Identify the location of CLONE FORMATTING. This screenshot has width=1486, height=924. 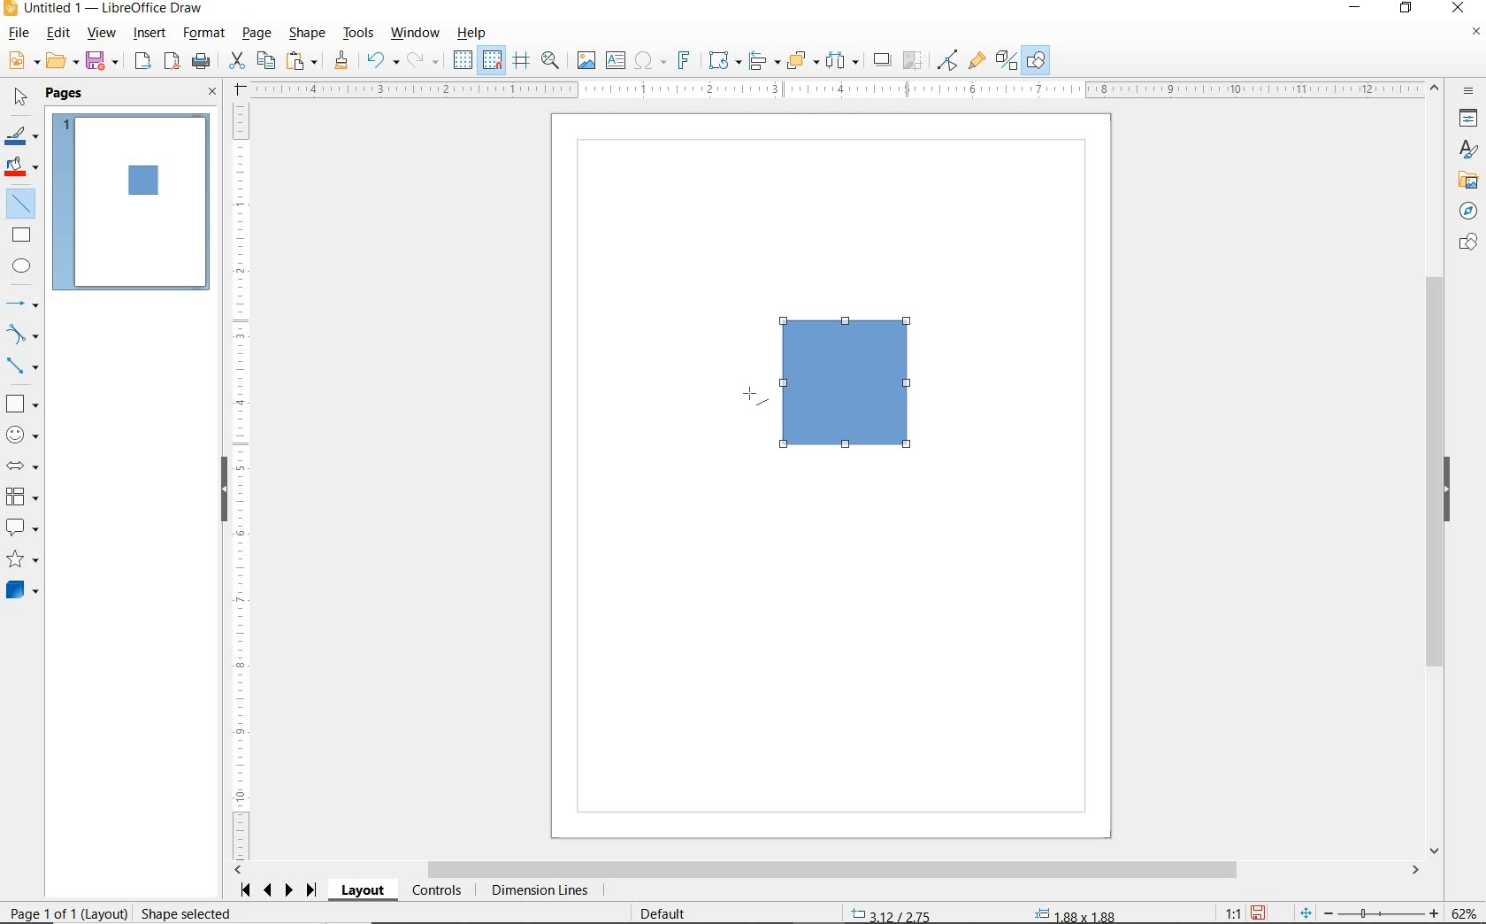
(341, 61).